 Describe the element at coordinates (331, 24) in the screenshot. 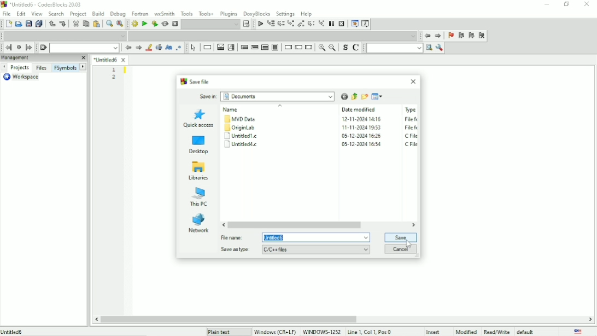

I see `Break debugger` at that location.